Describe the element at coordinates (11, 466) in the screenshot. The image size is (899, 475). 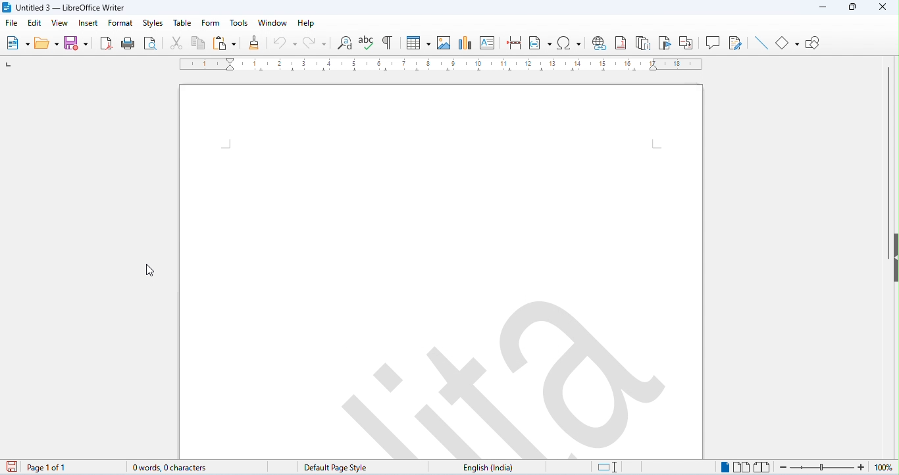
I see `save` at that location.